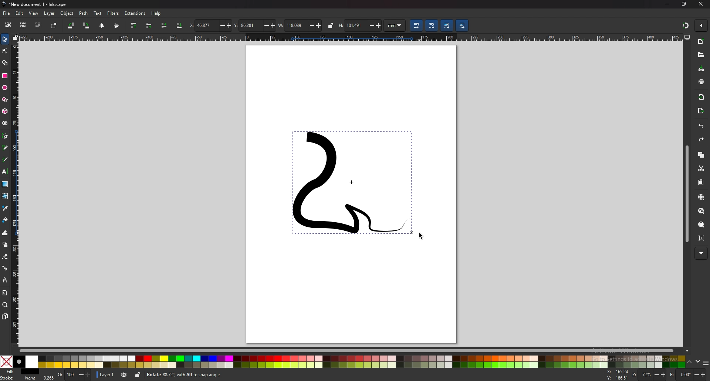  What do you see at coordinates (701, 169) in the screenshot?
I see `cut` at bounding box center [701, 169].